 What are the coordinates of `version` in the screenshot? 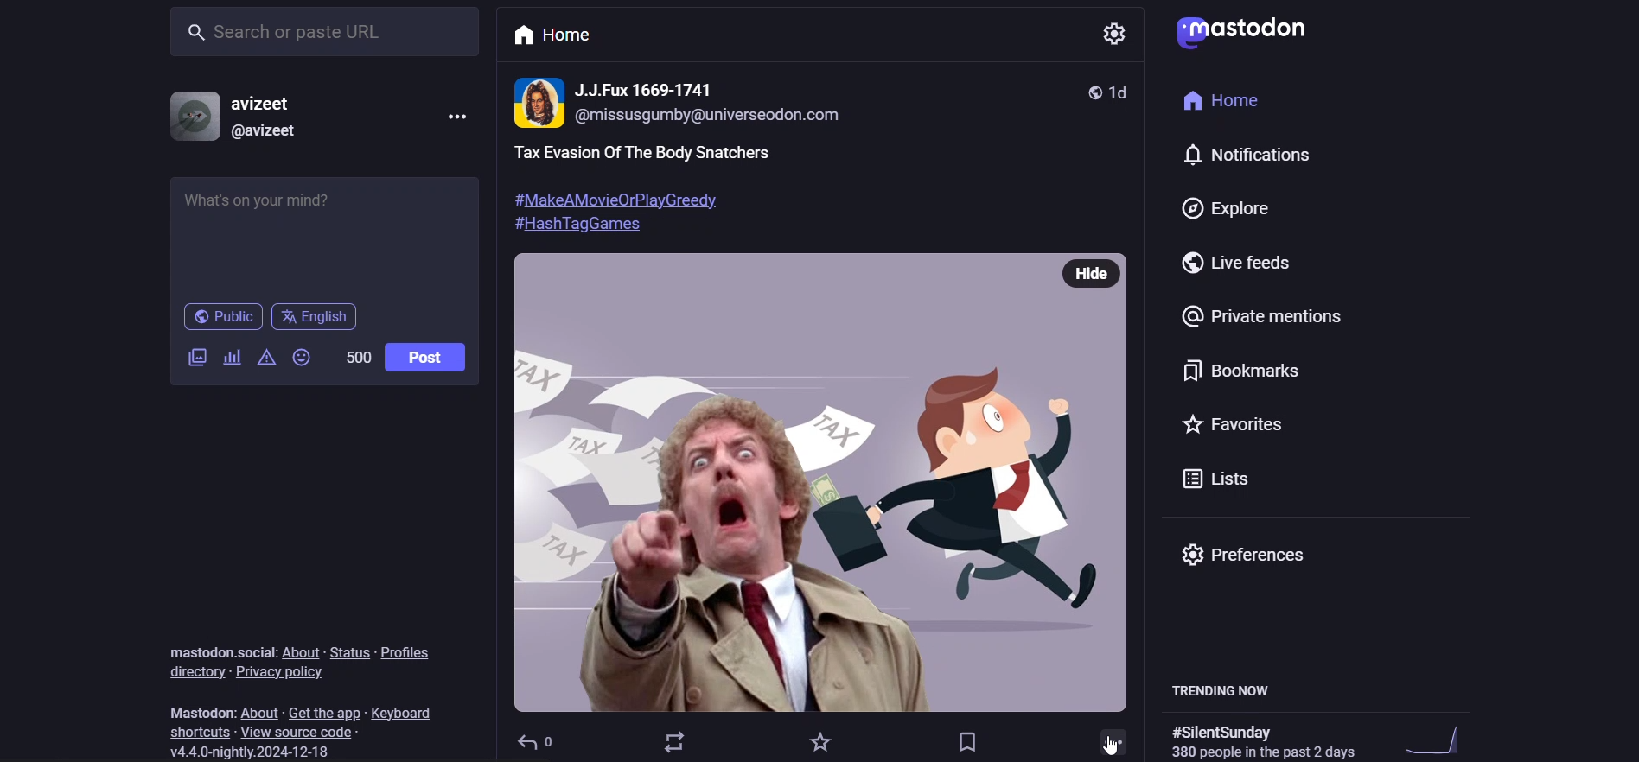 It's located at (251, 750).